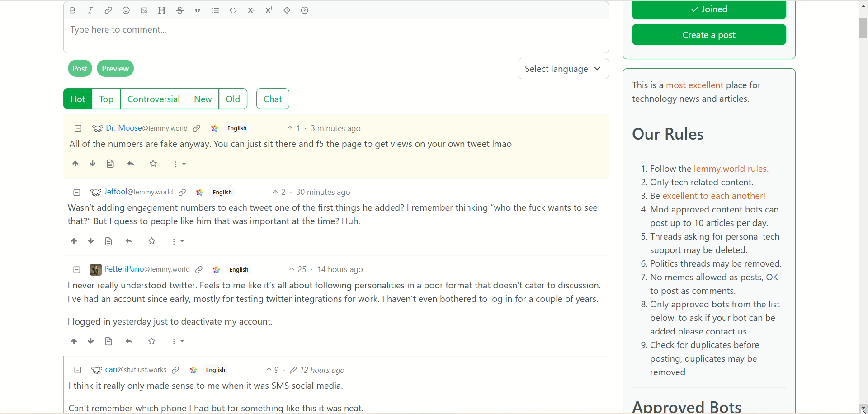 Image resolution: width=868 pixels, height=414 pixels. Describe the element at coordinates (709, 10) in the screenshot. I see `joined` at that location.